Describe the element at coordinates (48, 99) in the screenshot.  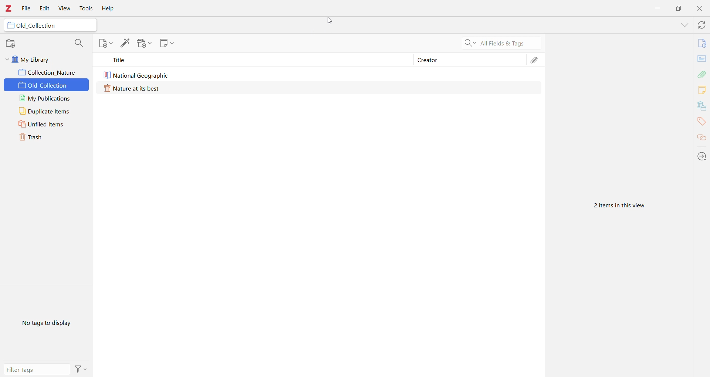
I see `My Publications` at that location.